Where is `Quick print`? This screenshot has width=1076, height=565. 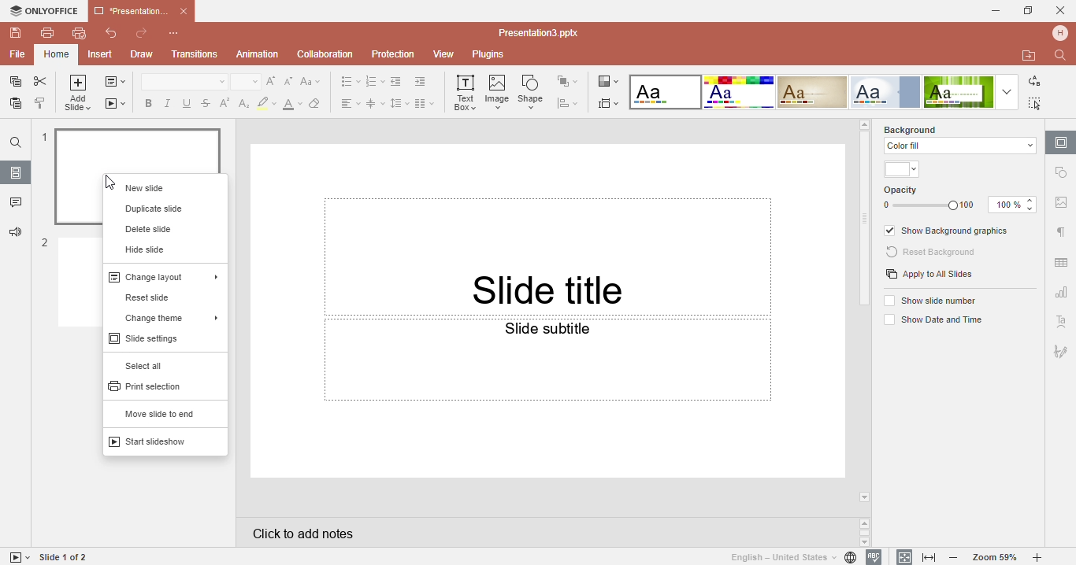
Quick print is located at coordinates (78, 35).